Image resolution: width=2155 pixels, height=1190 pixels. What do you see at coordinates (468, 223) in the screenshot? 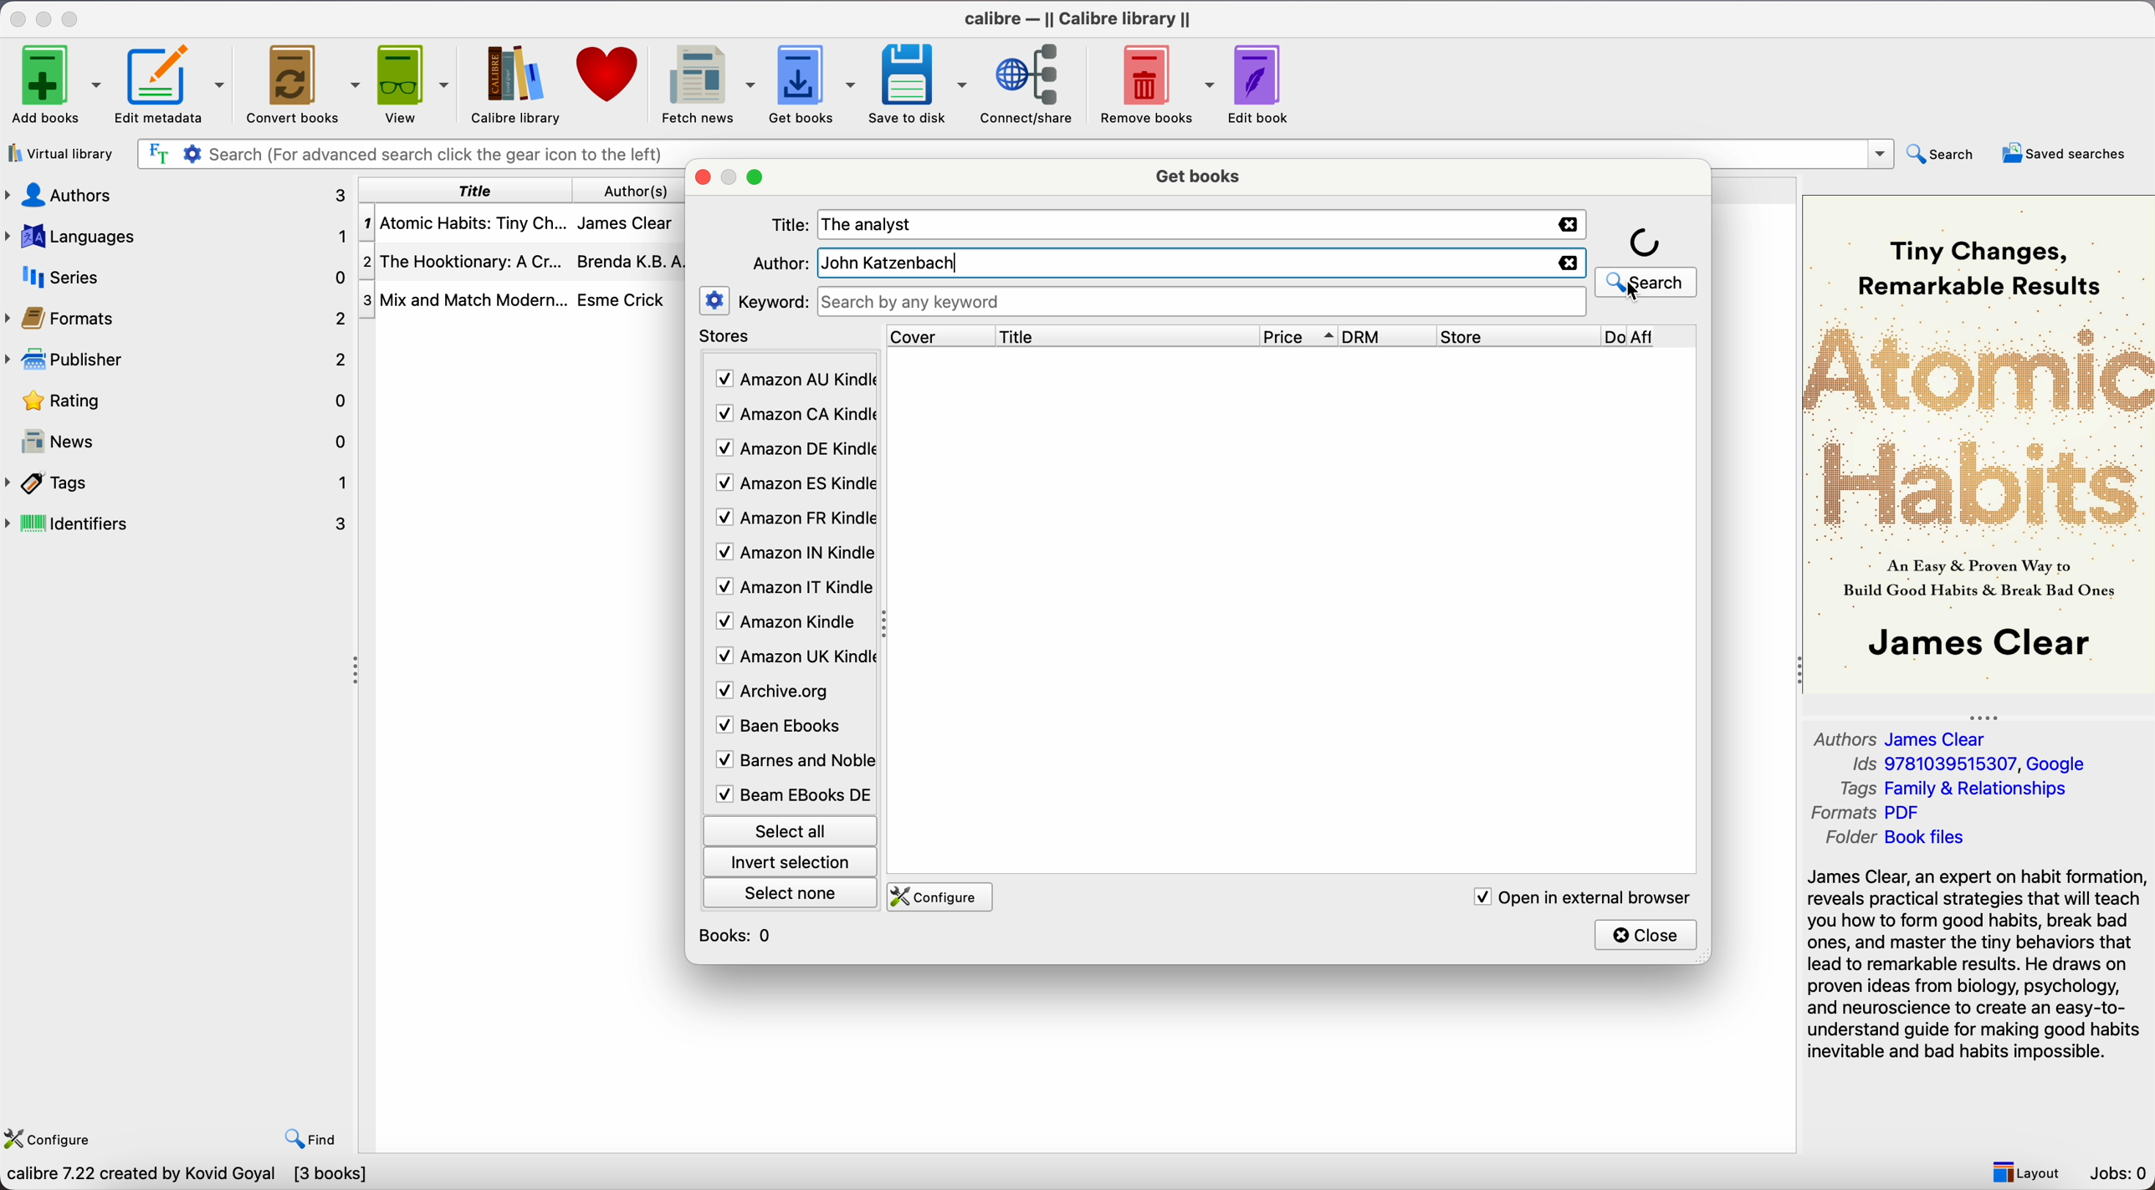
I see `Atomic Habits: Tiny Ch...` at bounding box center [468, 223].